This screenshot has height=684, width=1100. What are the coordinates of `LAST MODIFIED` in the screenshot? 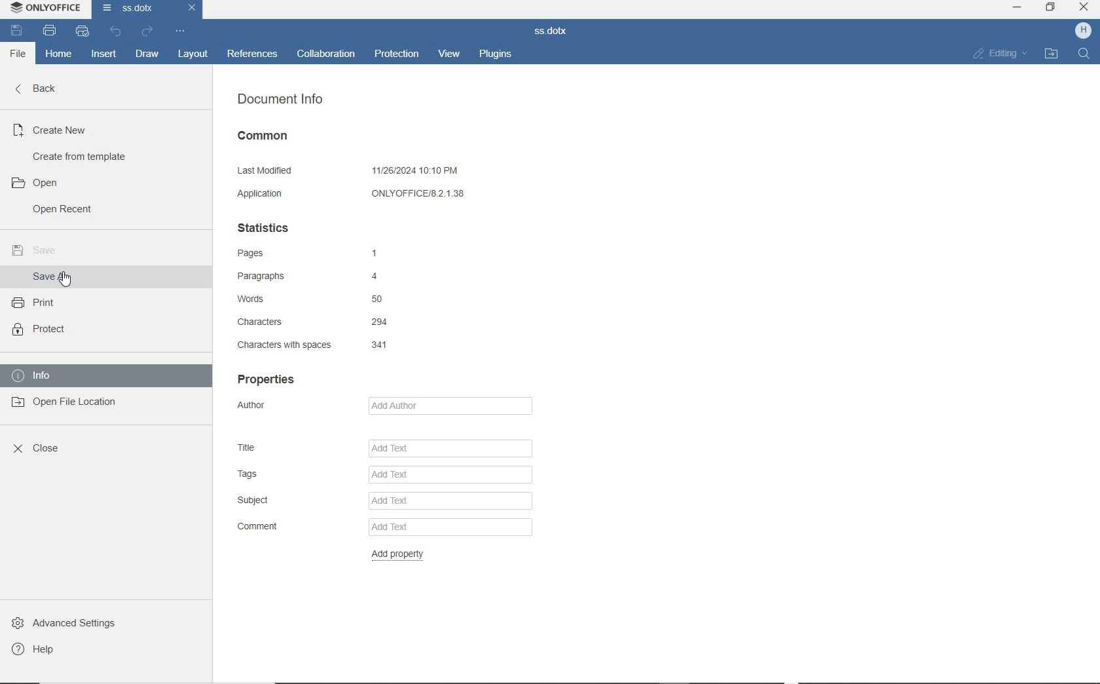 It's located at (356, 170).